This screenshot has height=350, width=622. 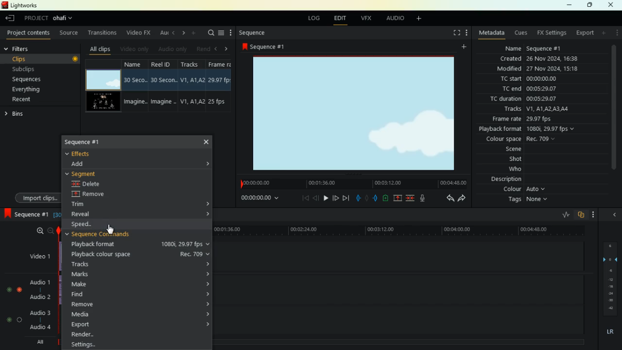 I want to click on tracks, so click(x=192, y=86).